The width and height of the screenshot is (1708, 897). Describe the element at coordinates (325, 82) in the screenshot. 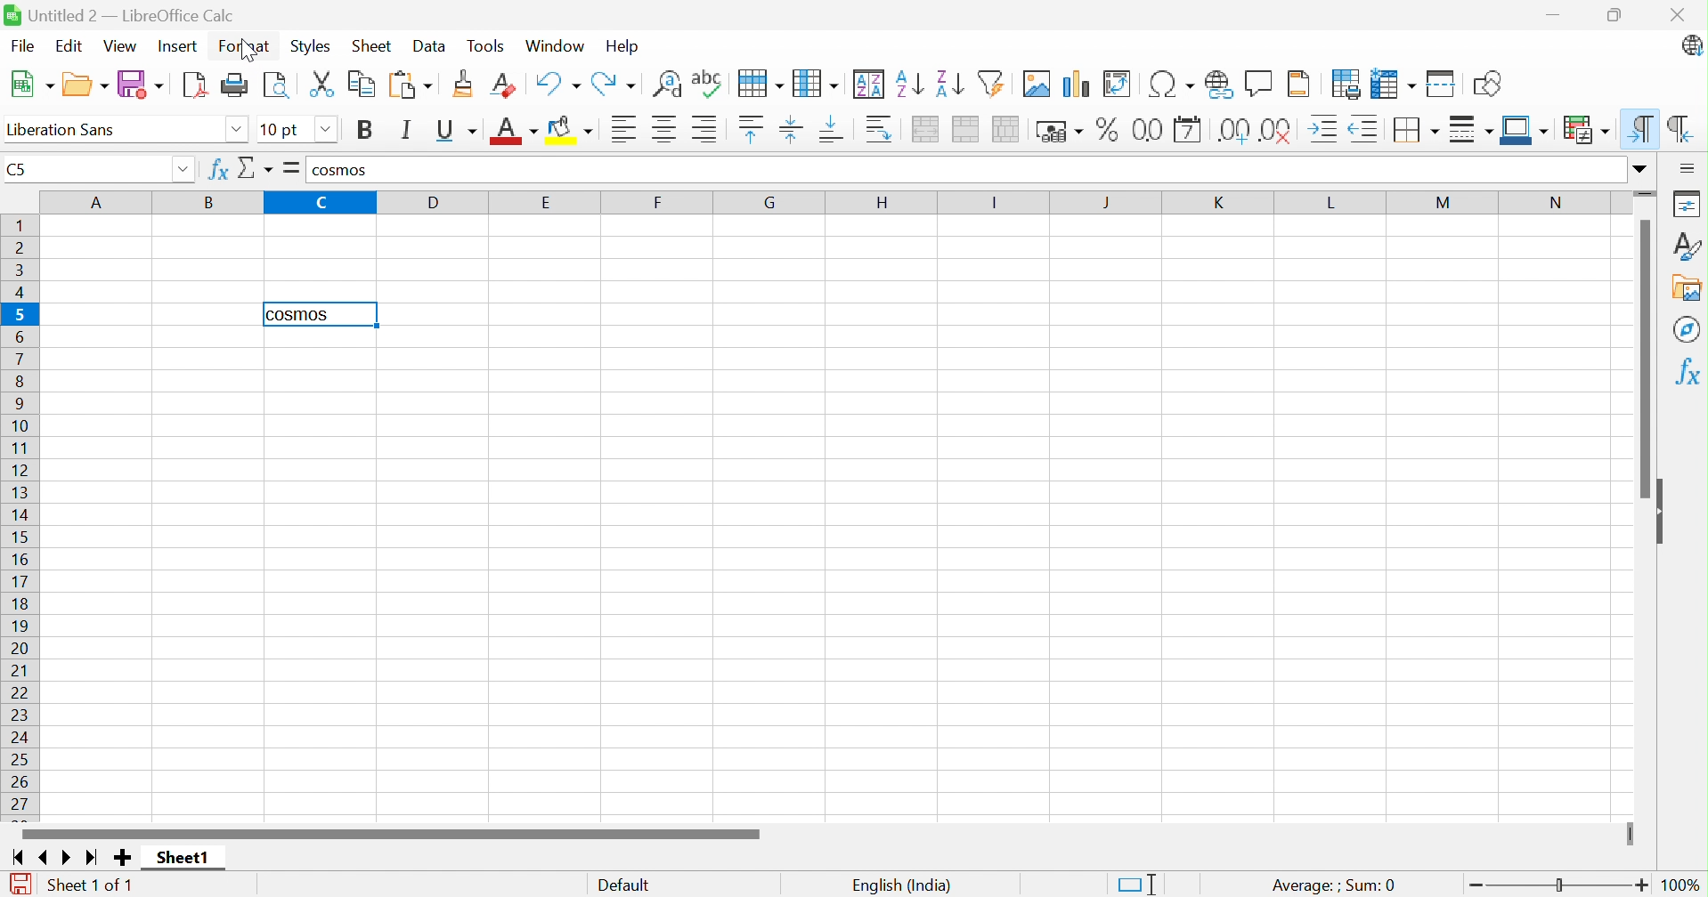

I see `Cut` at that location.